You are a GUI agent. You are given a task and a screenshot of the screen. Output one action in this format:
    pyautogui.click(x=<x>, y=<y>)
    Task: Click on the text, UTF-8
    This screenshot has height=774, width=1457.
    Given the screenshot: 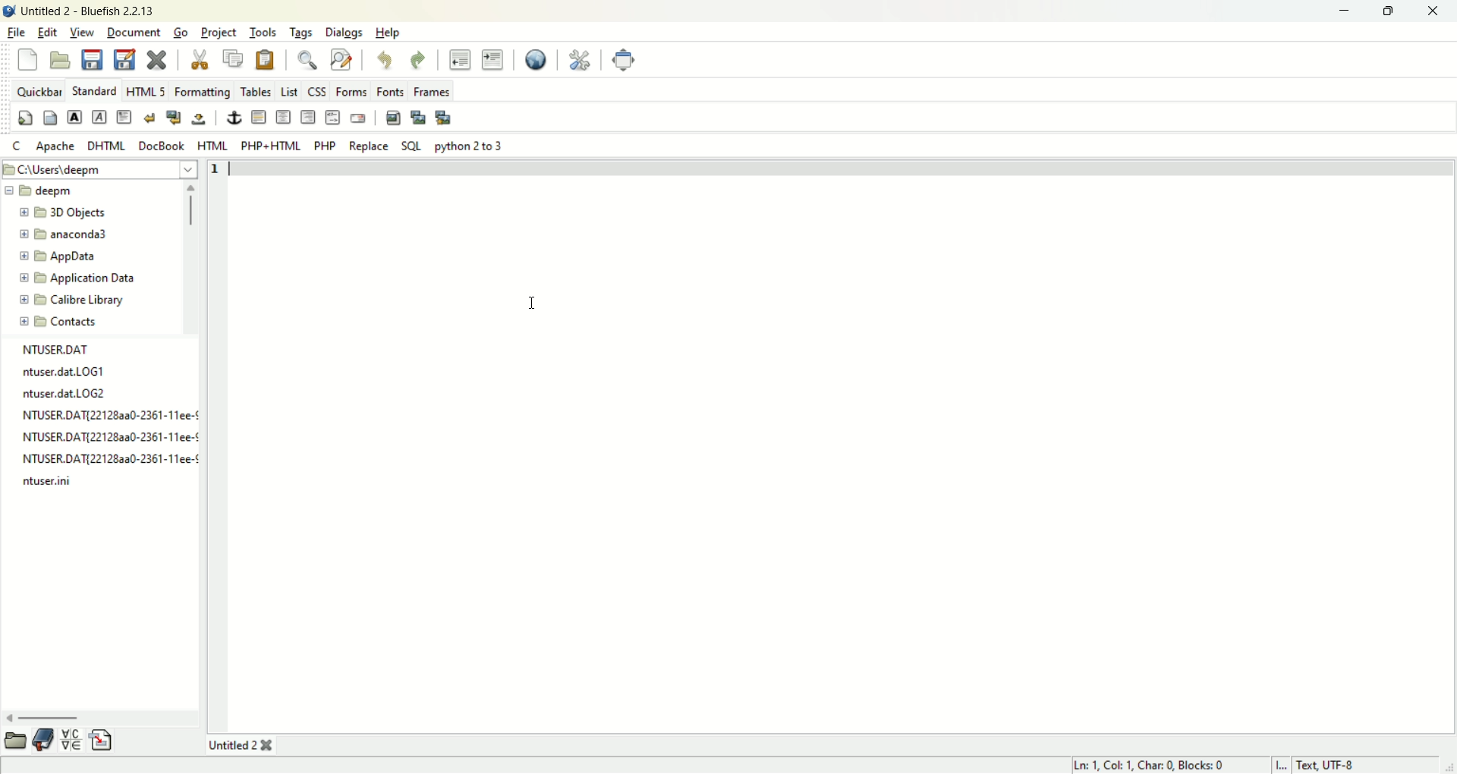 What is the action you would take?
    pyautogui.click(x=1342, y=765)
    